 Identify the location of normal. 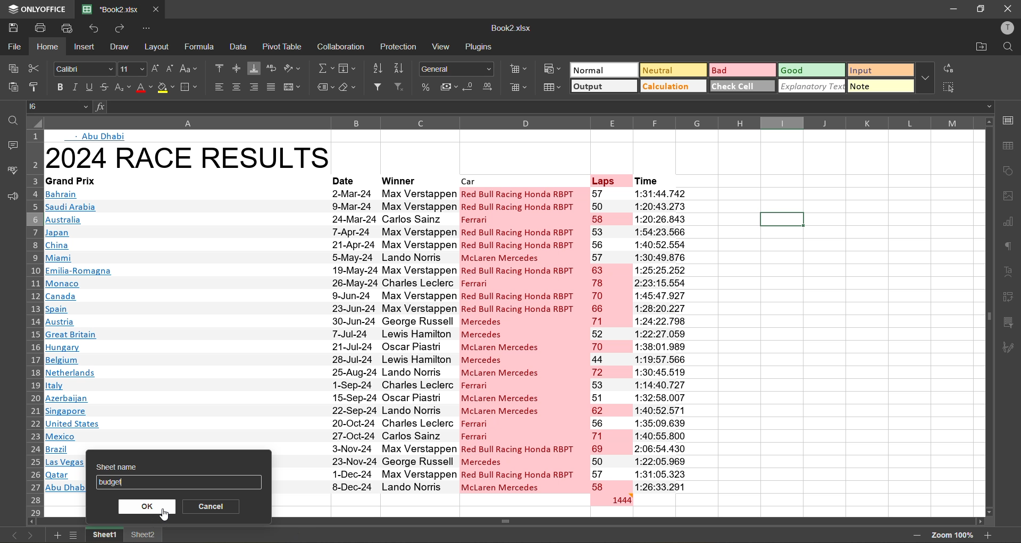
(602, 71).